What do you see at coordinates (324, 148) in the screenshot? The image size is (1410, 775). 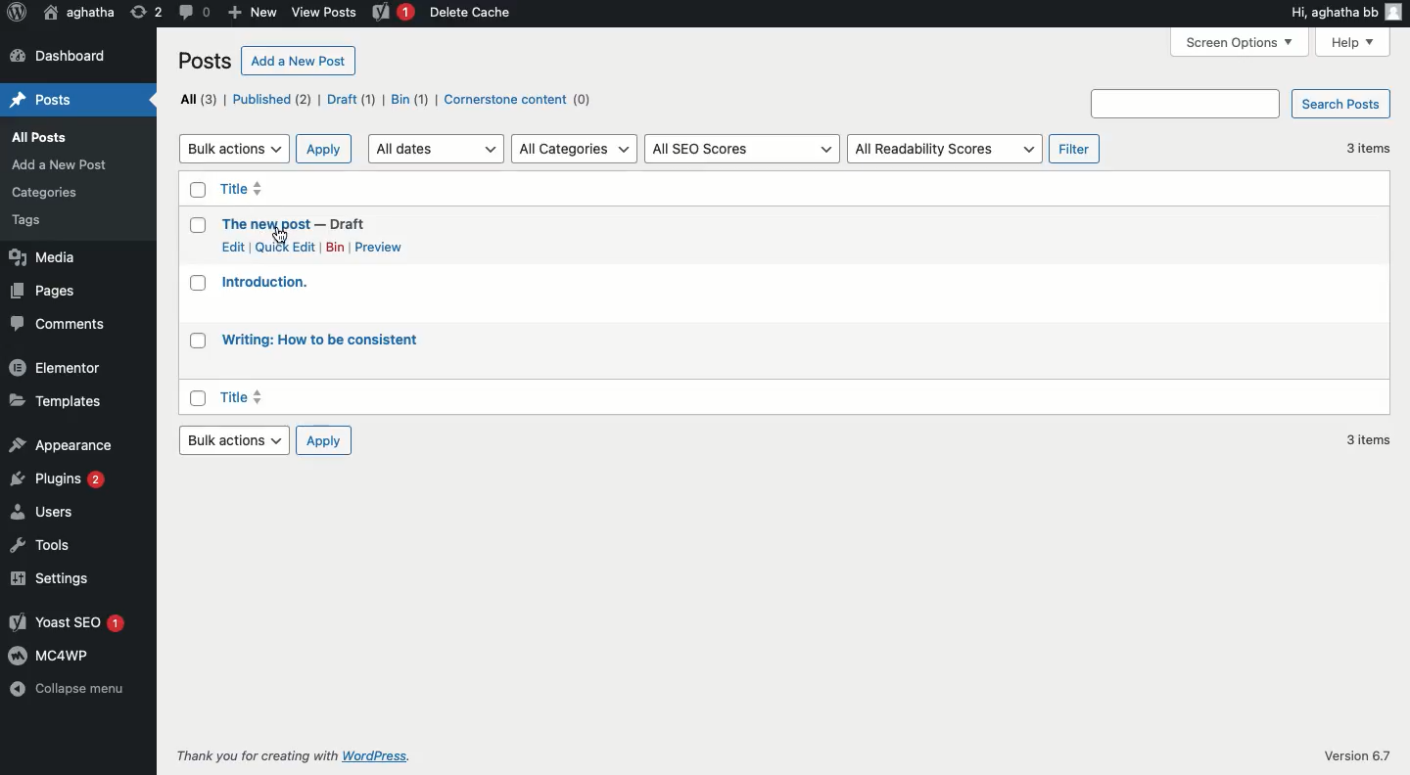 I see `Apply` at bounding box center [324, 148].